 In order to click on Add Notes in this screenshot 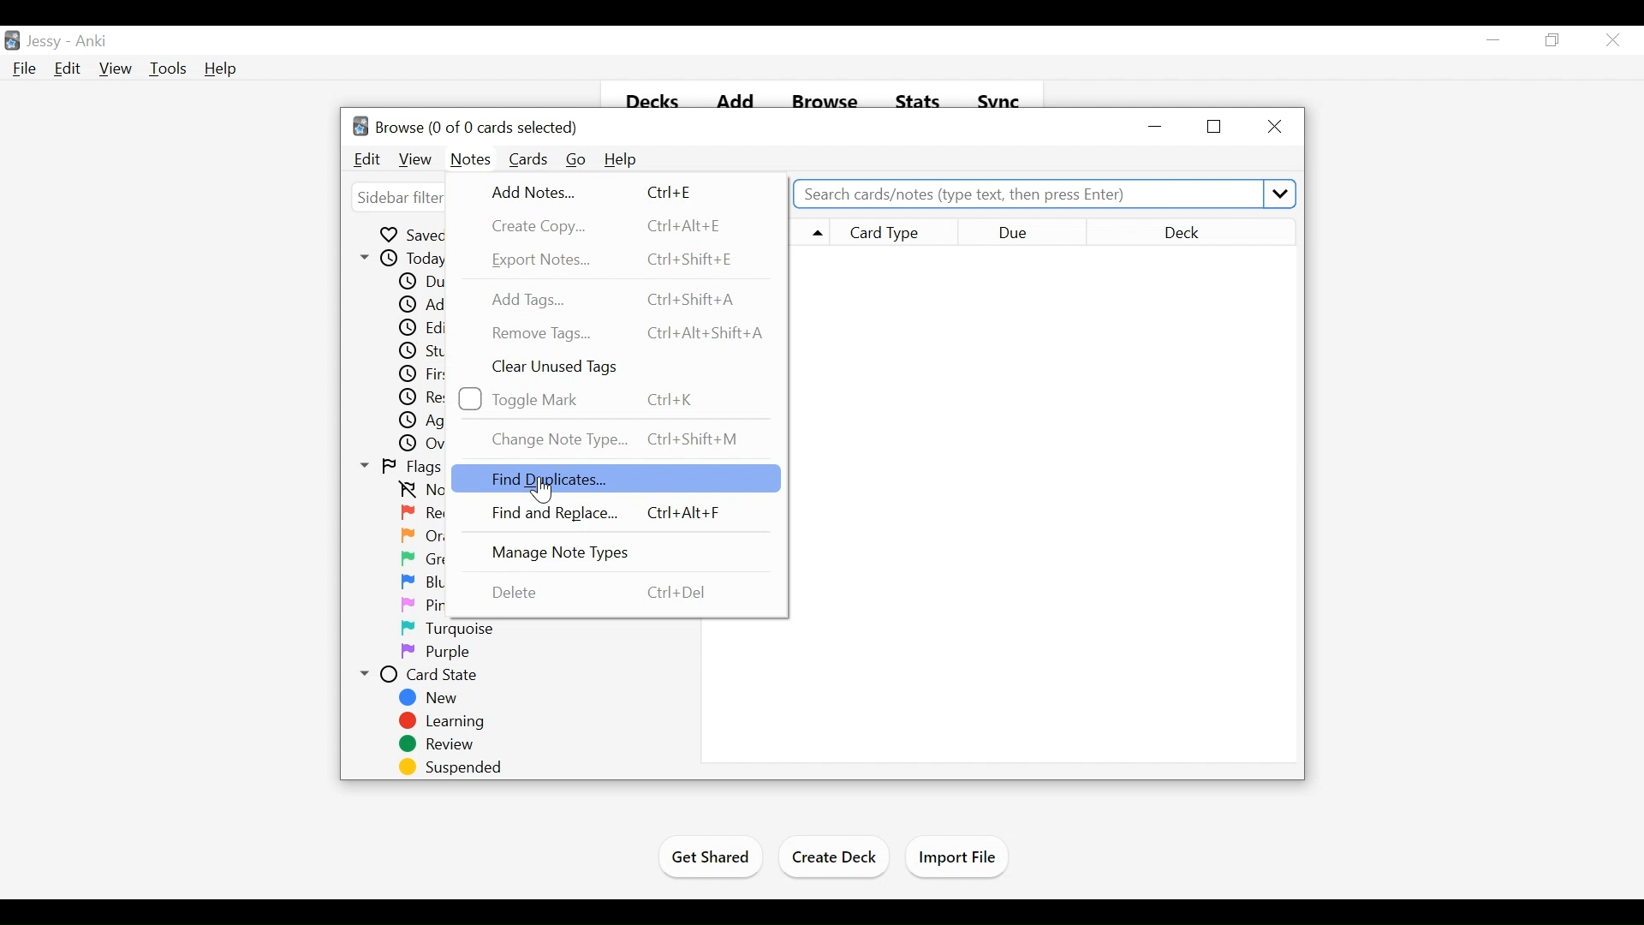, I will do `click(600, 194)`.